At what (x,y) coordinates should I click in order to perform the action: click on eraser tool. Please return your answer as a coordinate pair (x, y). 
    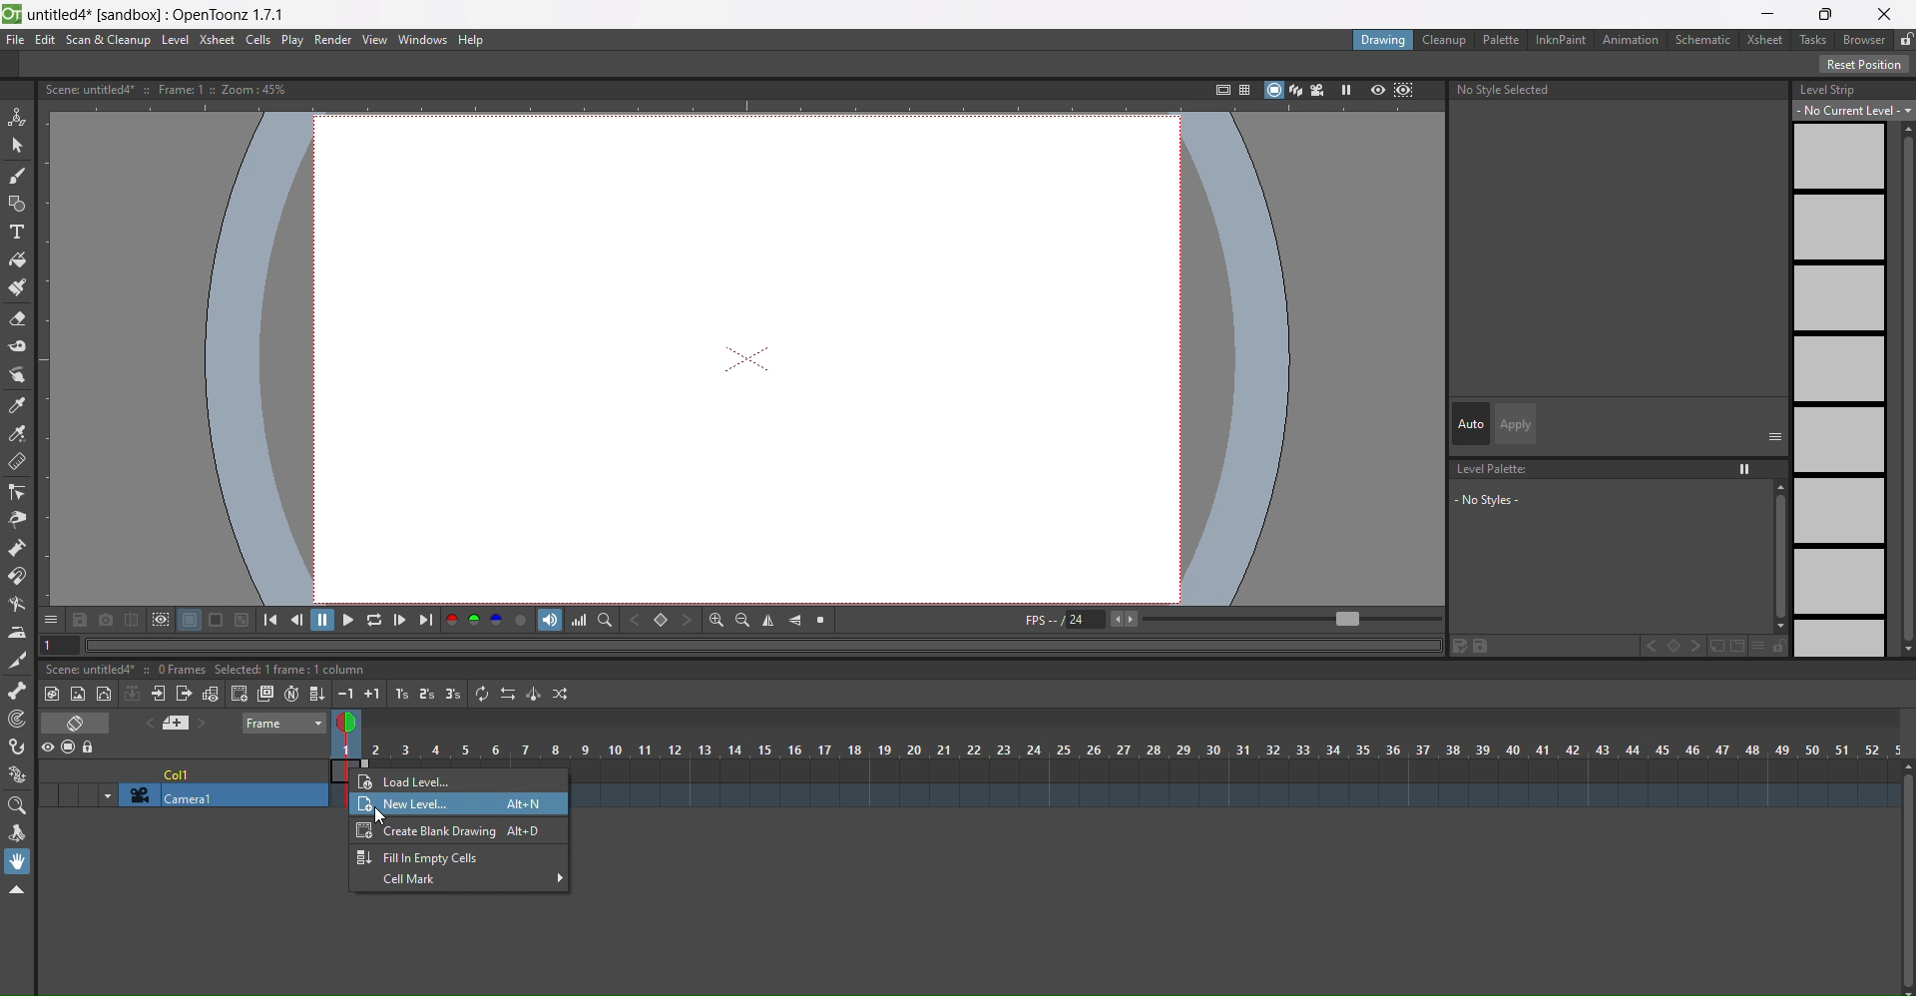
    Looking at the image, I should click on (18, 318).